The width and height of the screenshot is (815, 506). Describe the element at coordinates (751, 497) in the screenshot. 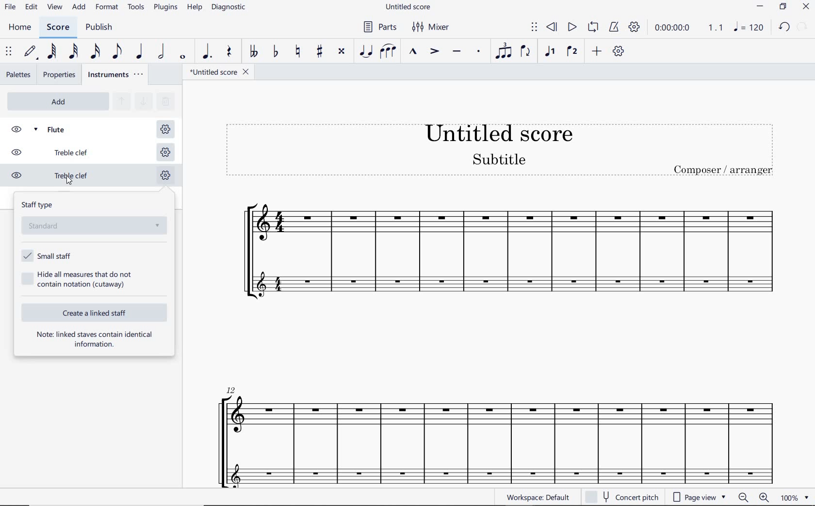

I see `zoom in or zoom out` at that location.